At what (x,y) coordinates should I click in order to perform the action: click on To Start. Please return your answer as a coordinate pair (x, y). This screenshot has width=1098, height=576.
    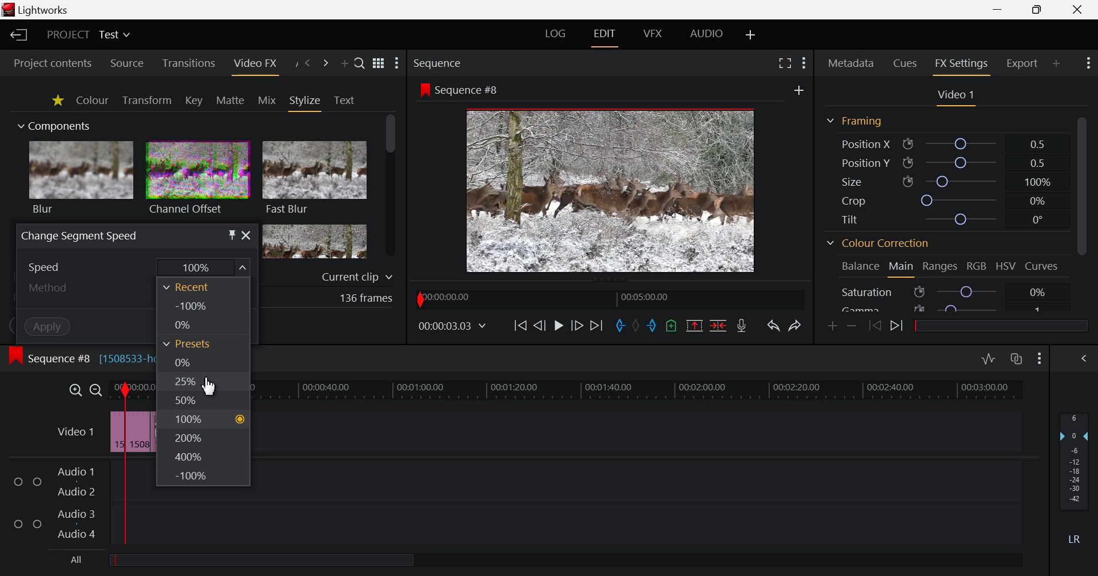
    Looking at the image, I should click on (520, 326).